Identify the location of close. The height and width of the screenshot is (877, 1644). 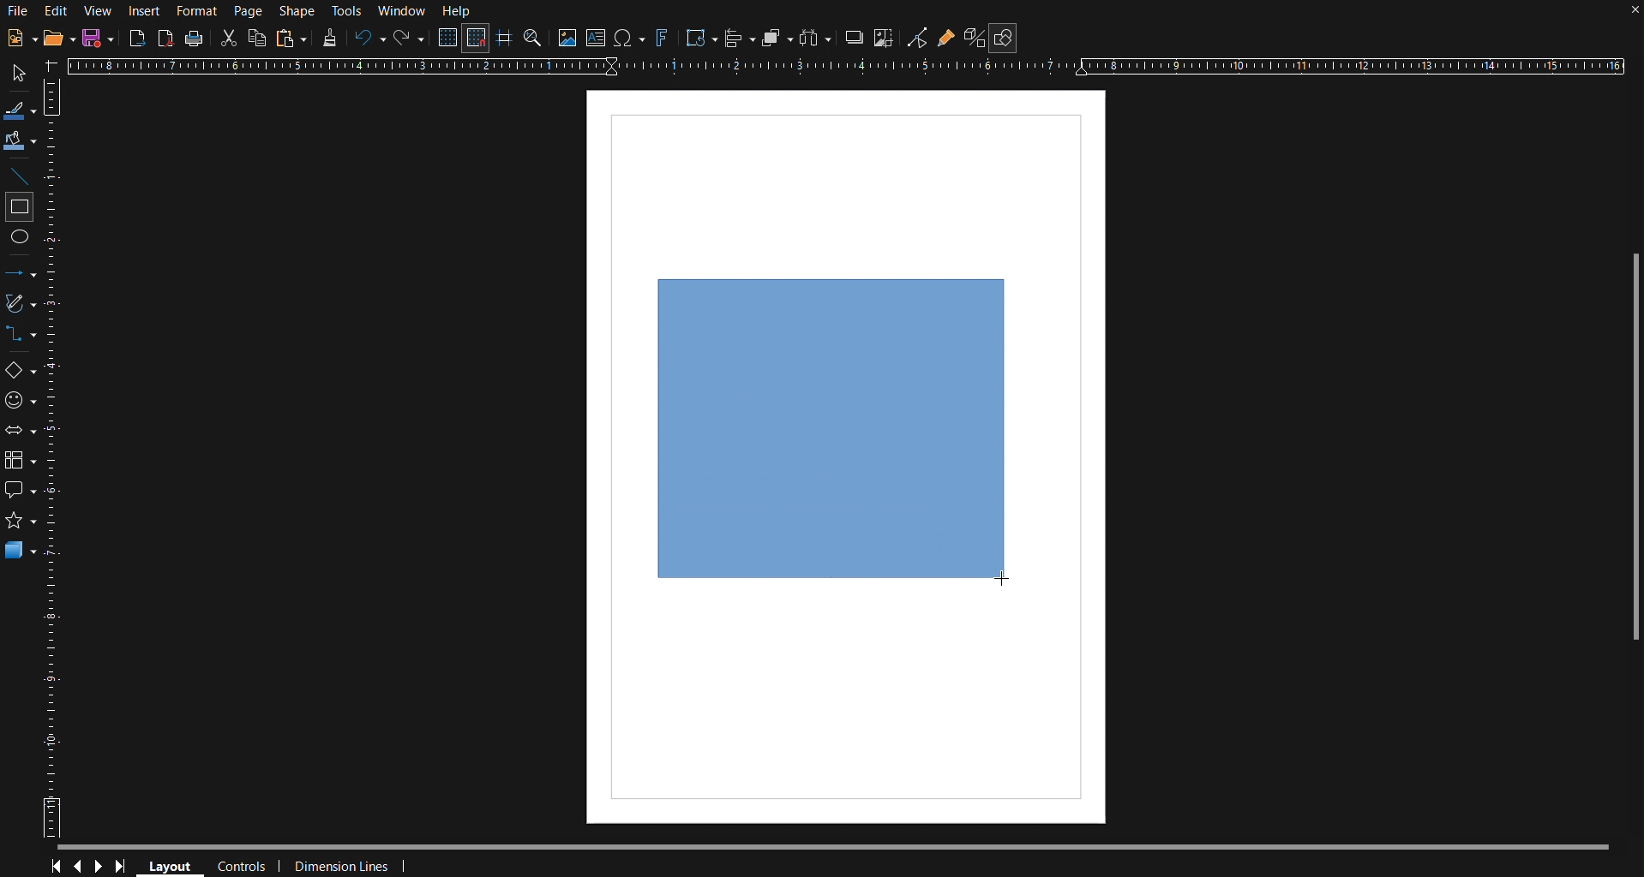
(1632, 14).